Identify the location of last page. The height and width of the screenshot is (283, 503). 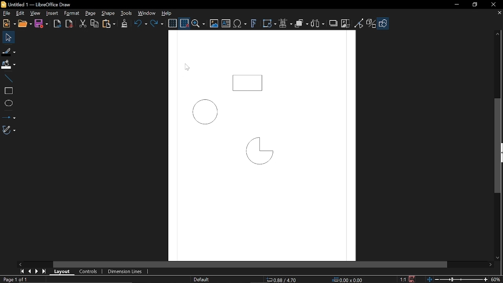
(43, 271).